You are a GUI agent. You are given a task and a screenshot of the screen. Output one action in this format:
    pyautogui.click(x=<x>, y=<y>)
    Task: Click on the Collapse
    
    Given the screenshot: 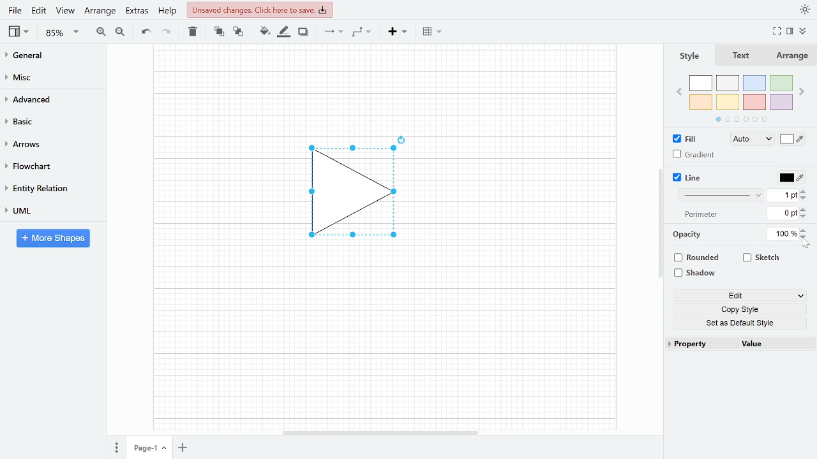 What is the action you would take?
    pyautogui.click(x=807, y=33)
    